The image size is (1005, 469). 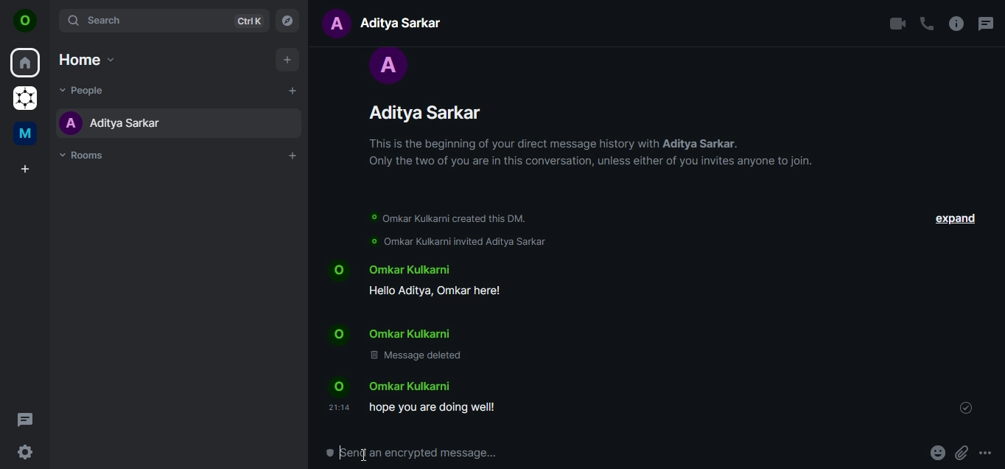 I want to click on omkar kulkarni created this DM, so click(x=455, y=218).